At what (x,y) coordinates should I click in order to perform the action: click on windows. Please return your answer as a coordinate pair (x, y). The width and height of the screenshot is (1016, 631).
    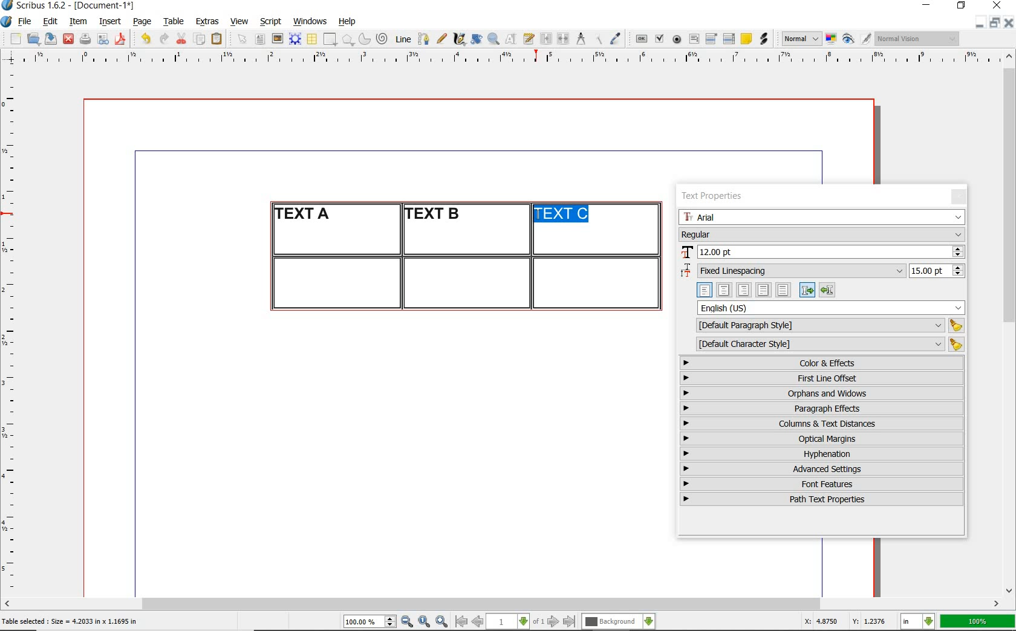
    Looking at the image, I should click on (311, 22).